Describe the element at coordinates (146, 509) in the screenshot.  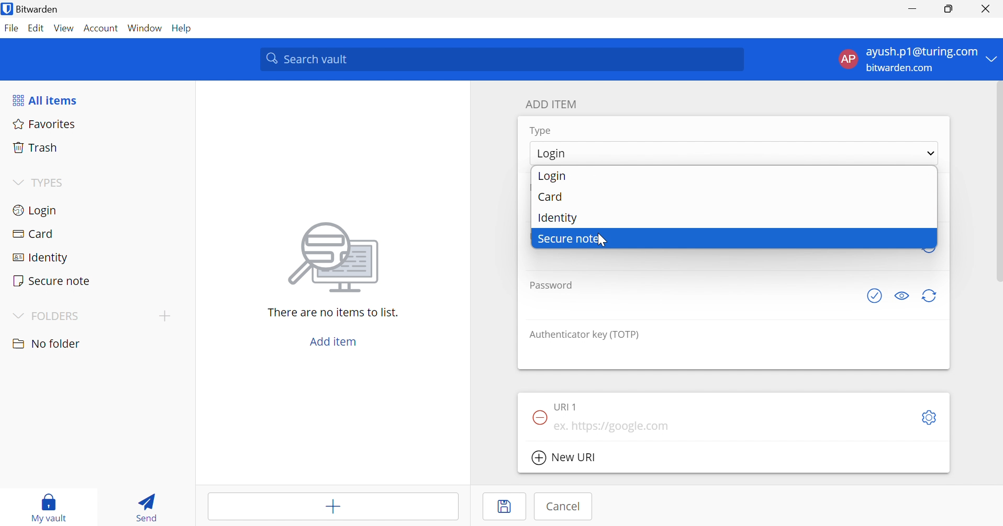
I see `Send` at that location.